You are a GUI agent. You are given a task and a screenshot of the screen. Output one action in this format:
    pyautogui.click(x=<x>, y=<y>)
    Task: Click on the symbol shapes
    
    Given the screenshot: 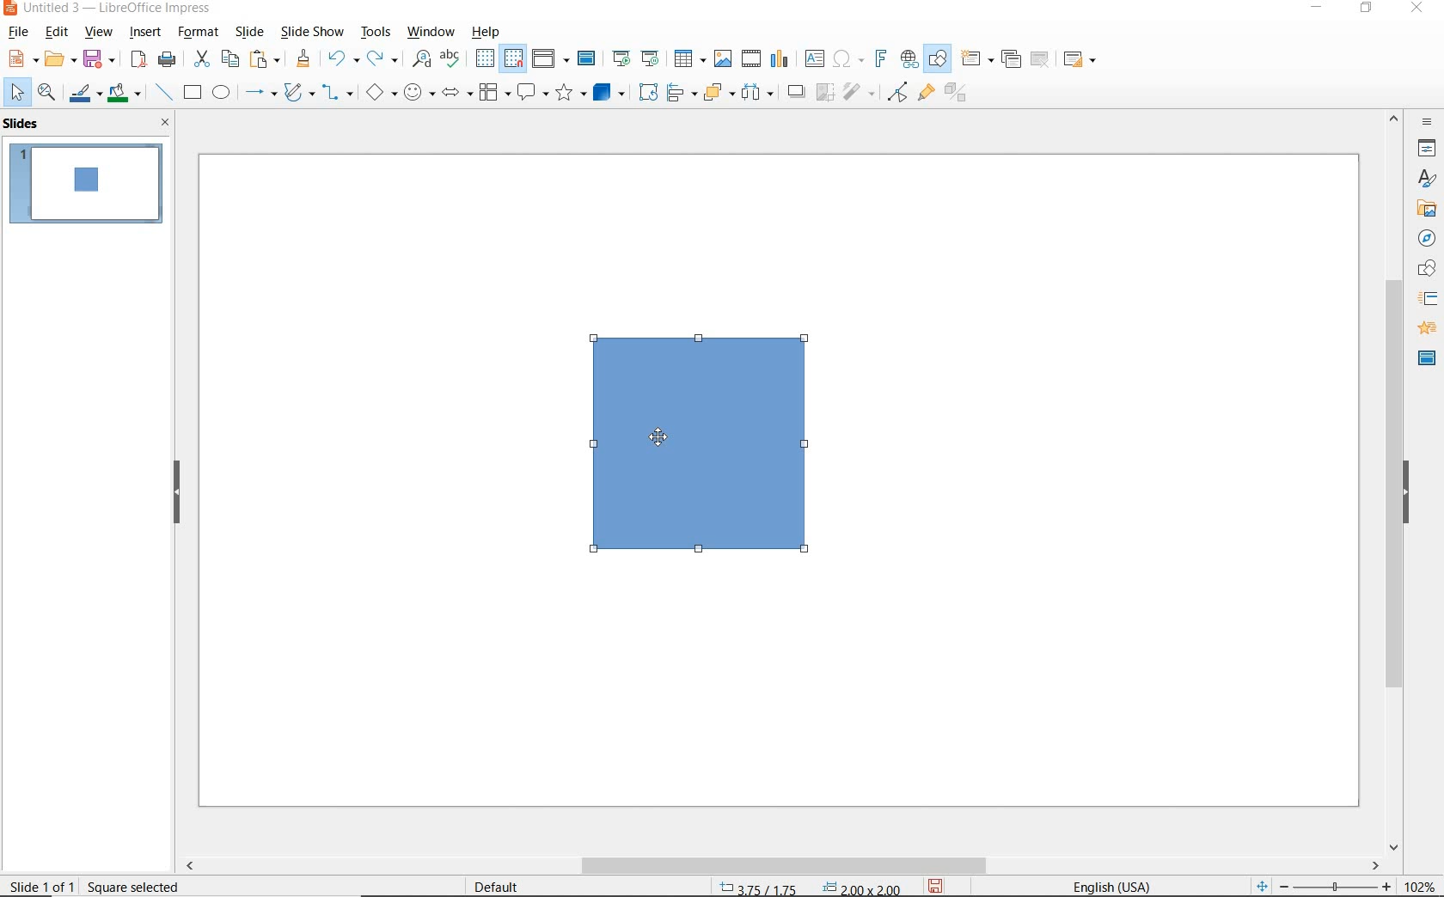 What is the action you would take?
    pyautogui.click(x=419, y=94)
    